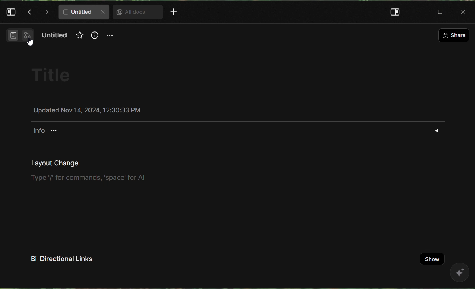 This screenshot has width=475, height=289. Describe the element at coordinates (12, 14) in the screenshot. I see `Left panel` at that location.